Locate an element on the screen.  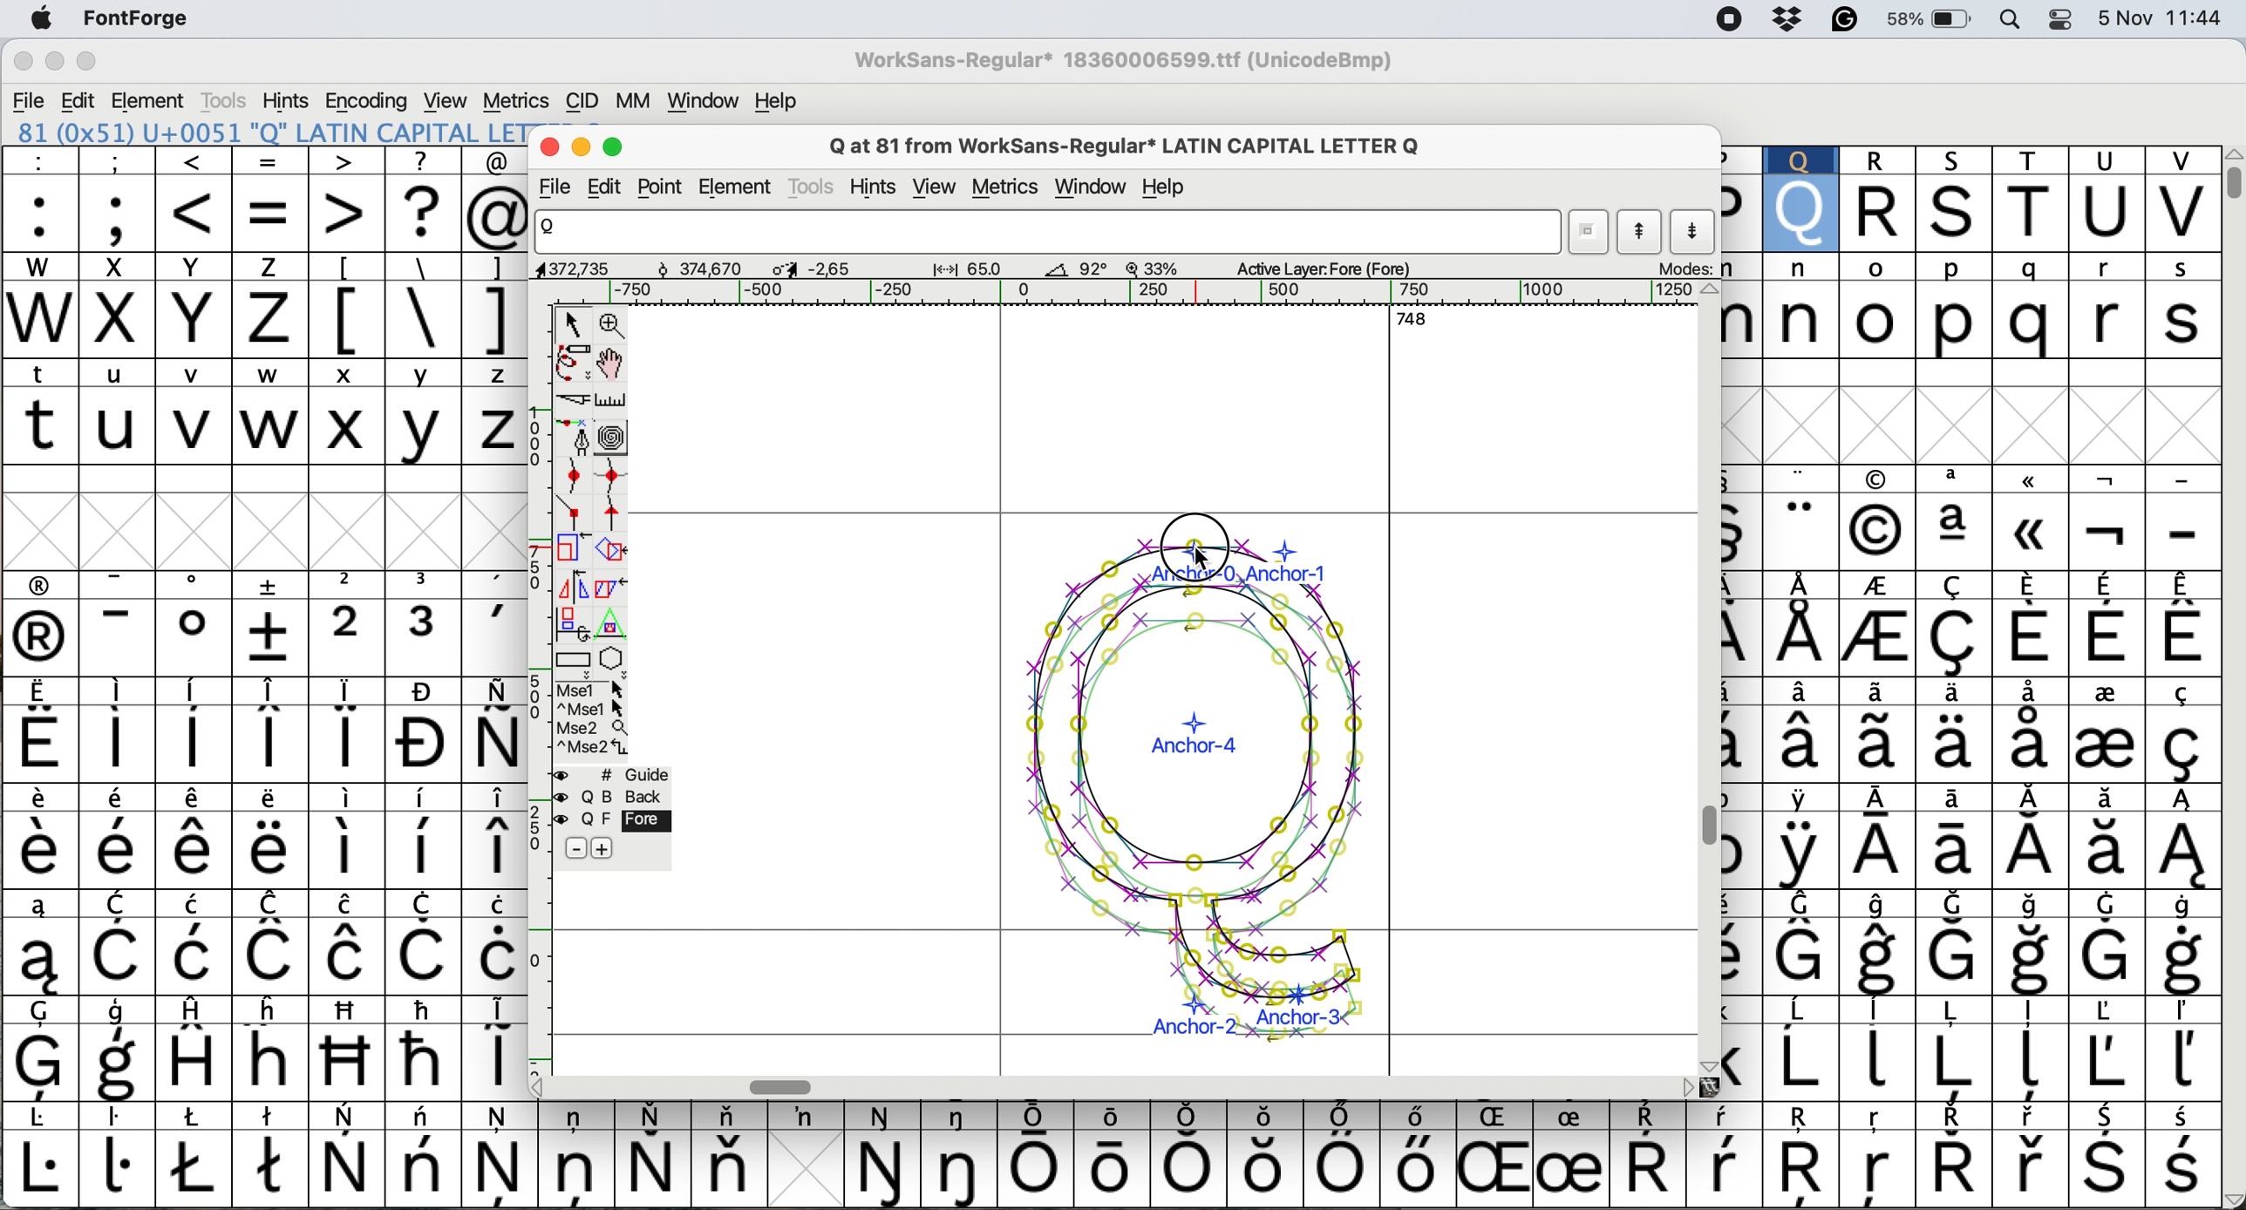
star or polygon is located at coordinates (614, 661).